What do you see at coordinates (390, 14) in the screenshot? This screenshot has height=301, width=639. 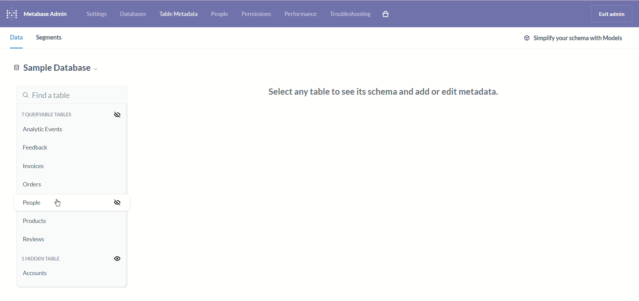 I see `Explore paid features` at bounding box center [390, 14].